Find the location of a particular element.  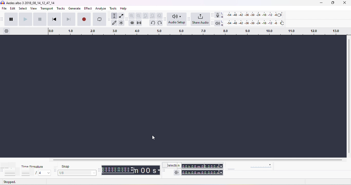

L is located at coordinates (223, 22).